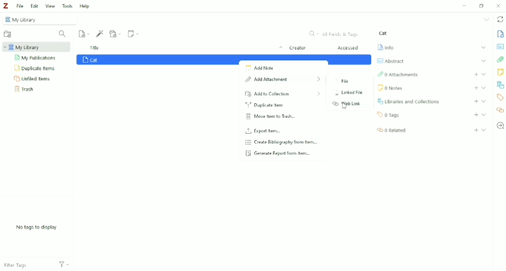  What do you see at coordinates (100, 33) in the screenshot?
I see `Add Item (s) by Identifier` at bounding box center [100, 33].